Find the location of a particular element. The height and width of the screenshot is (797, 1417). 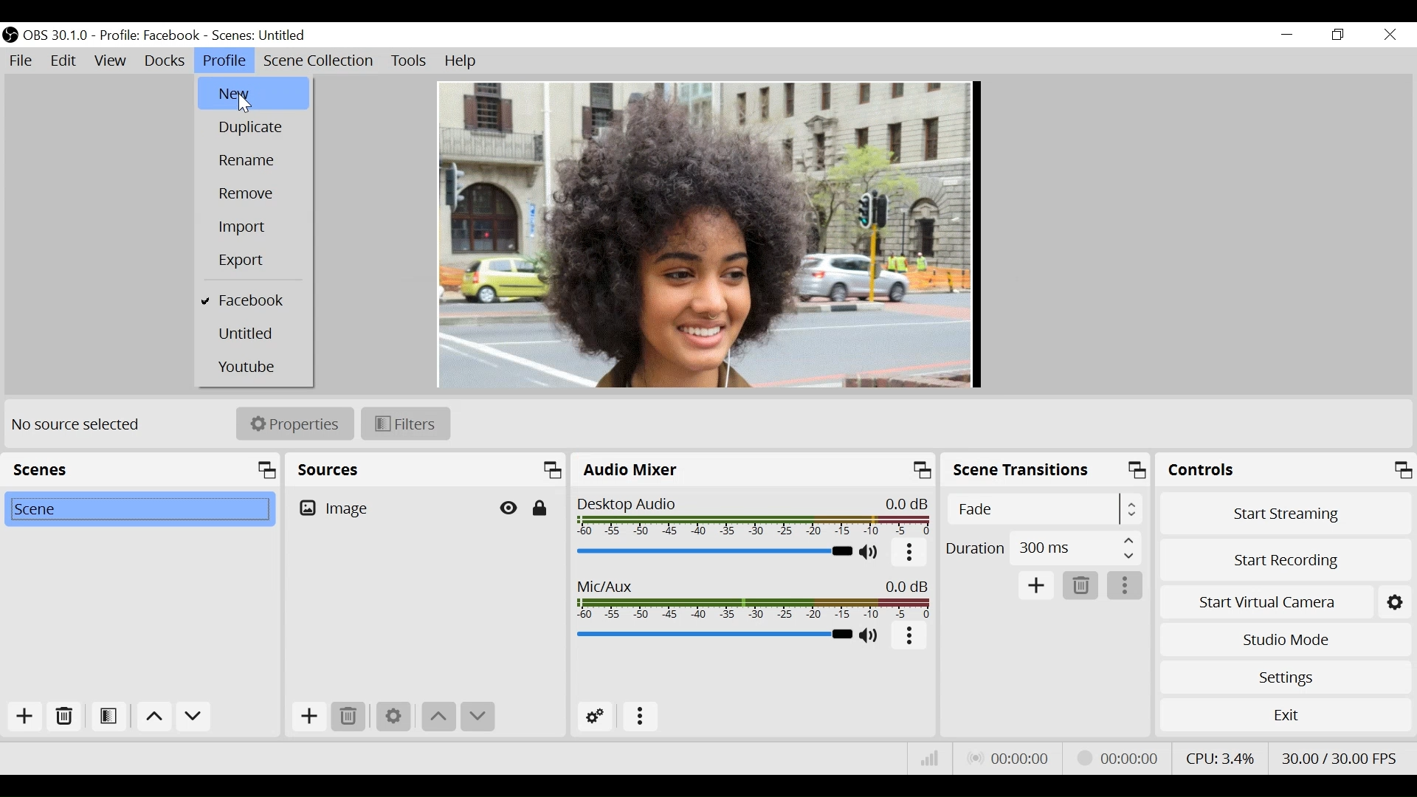

Import is located at coordinates (254, 228).